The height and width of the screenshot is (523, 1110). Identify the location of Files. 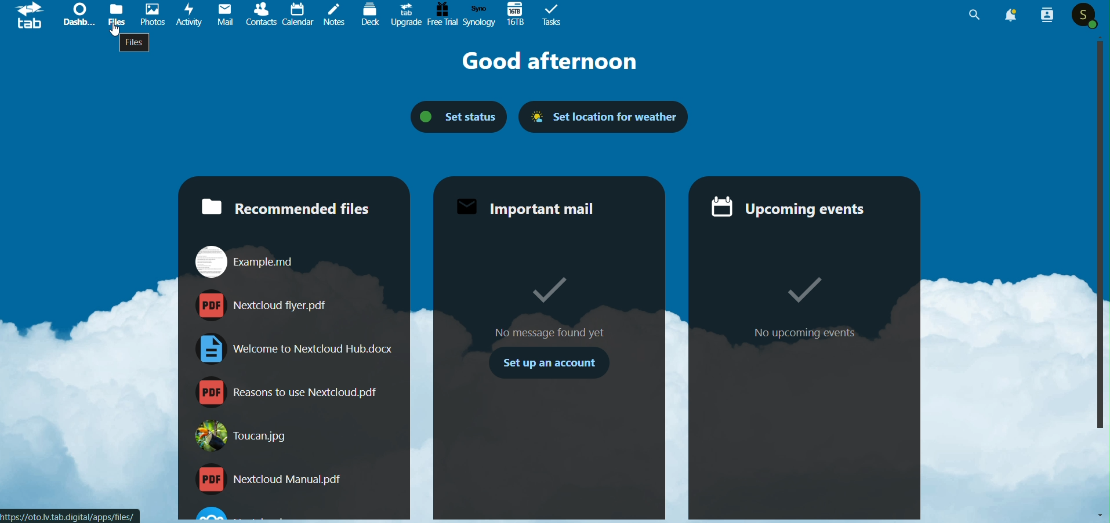
(138, 43).